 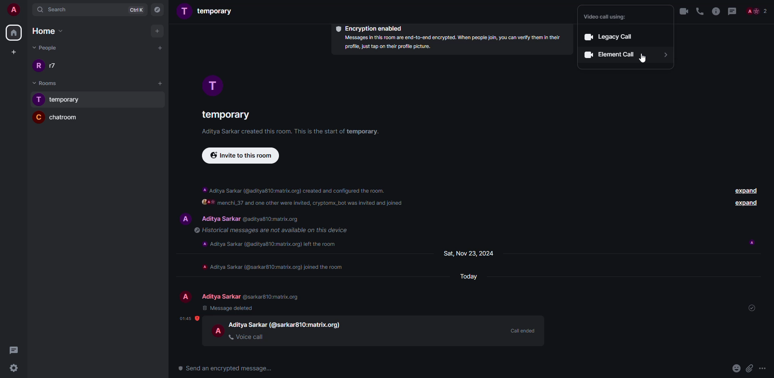 What do you see at coordinates (754, 309) in the screenshot?
I see `sent` at bounding box center [754, 309].